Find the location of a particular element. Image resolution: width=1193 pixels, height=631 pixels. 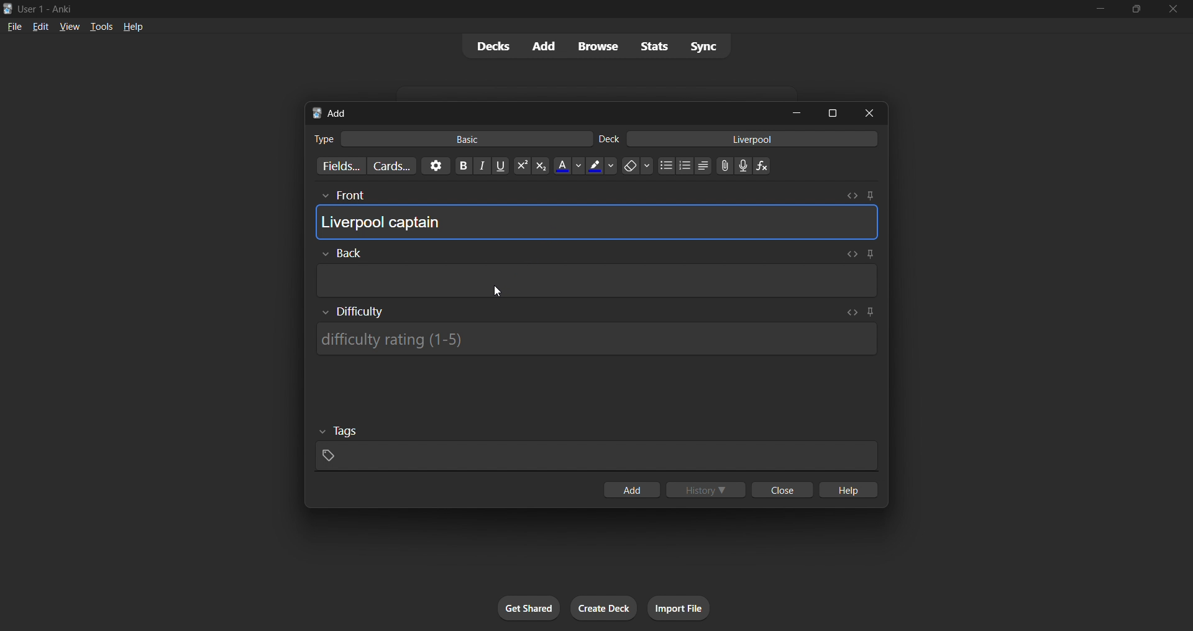

Text is located at coordinates (609, 139).